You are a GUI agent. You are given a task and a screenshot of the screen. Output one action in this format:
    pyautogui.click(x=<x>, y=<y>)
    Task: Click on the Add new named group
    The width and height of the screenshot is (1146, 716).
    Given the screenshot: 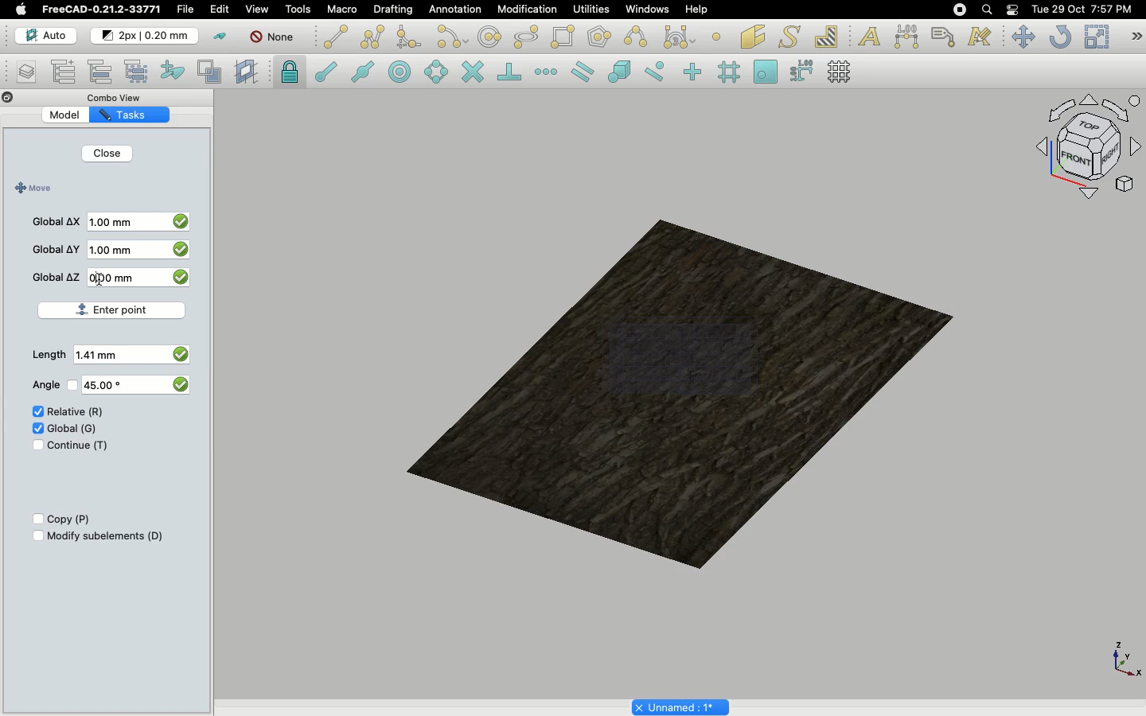 What is the action you would take?
    pyautogui.click(x=67, y=73)
    